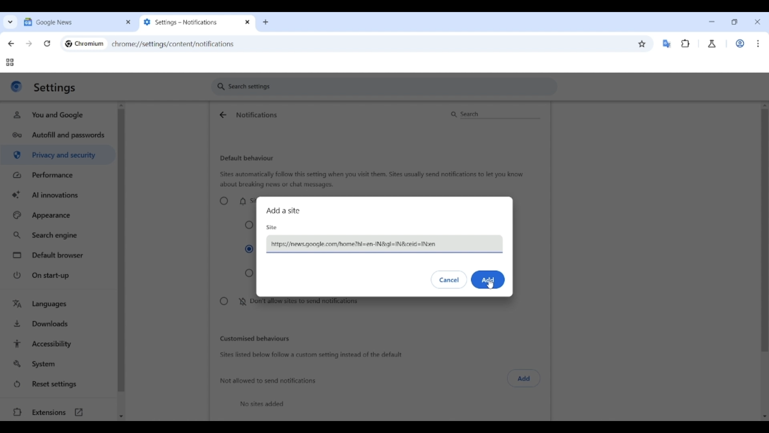 The image size is (769, 433). I want to click on Add new tab, so click(266, 22).